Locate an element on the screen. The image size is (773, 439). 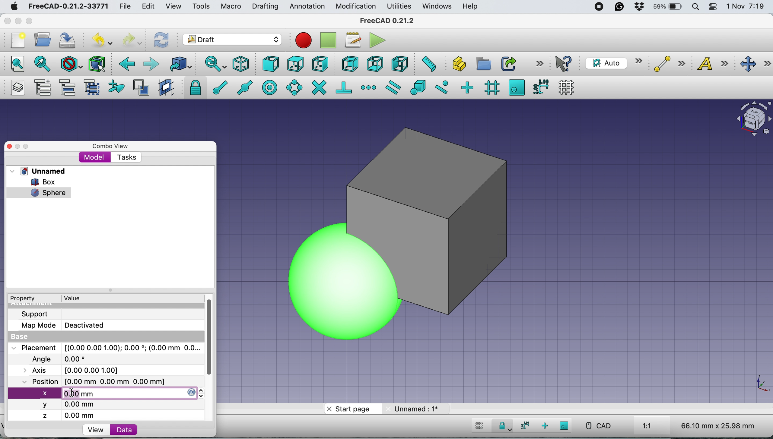
x axis chosen is located at coordinates (110, 393).